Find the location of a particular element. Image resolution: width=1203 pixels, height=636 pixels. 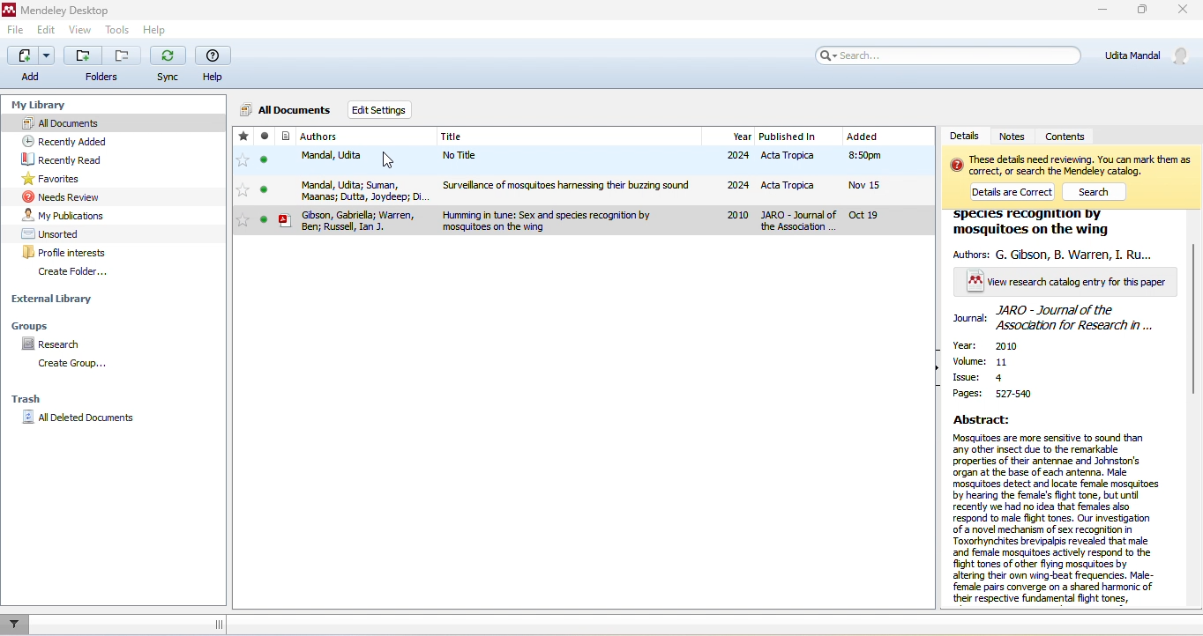

all documents is located at coordinates (112, 123).